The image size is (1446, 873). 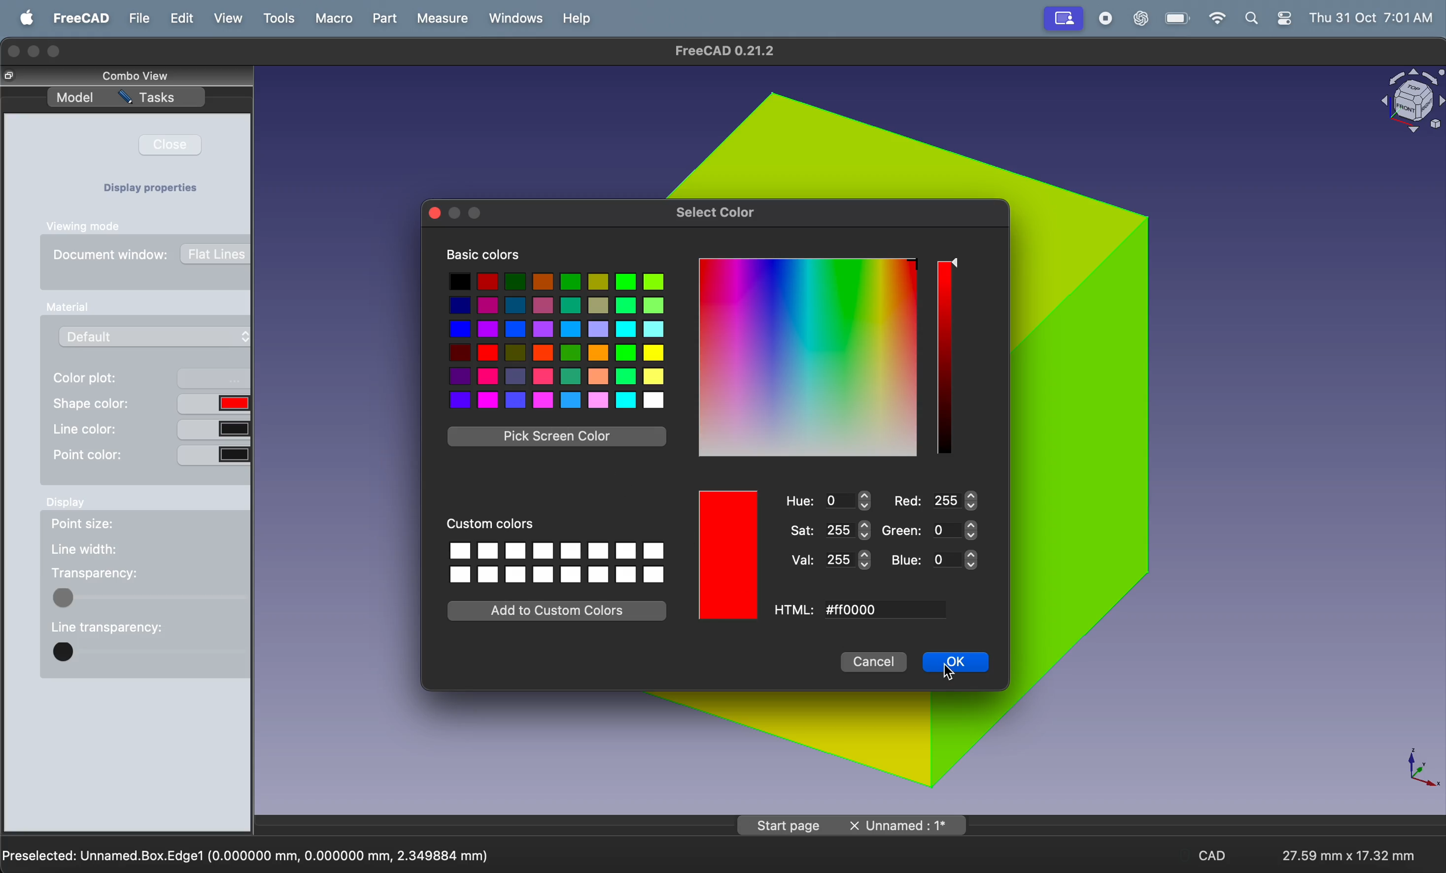 What do you see at coordinates (36, 51) in the screenshot?
I see `minimize` at bounding box center [36, 51].